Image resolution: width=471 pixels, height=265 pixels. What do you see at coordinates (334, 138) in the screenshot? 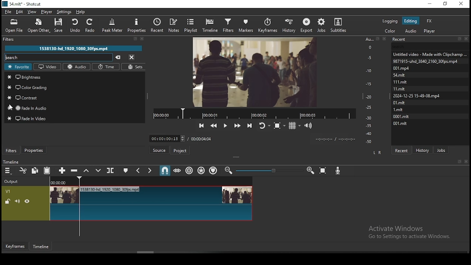
I see `time format` at bounding box center [334, 138].